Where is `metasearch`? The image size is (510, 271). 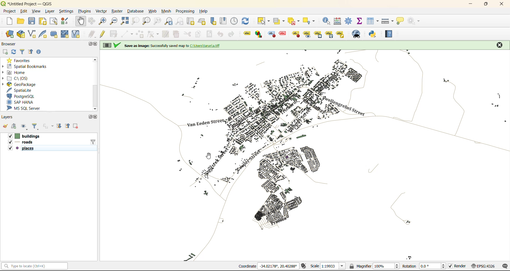 metasearch is located at coordinates (357, 34).